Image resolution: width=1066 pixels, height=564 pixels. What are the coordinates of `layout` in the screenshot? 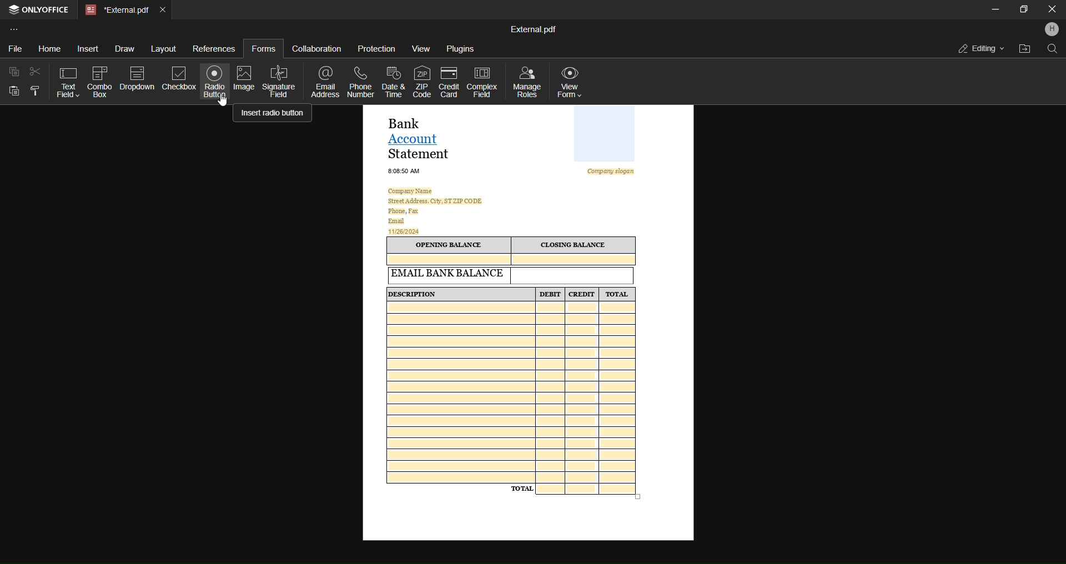 It's located at (164, 48).